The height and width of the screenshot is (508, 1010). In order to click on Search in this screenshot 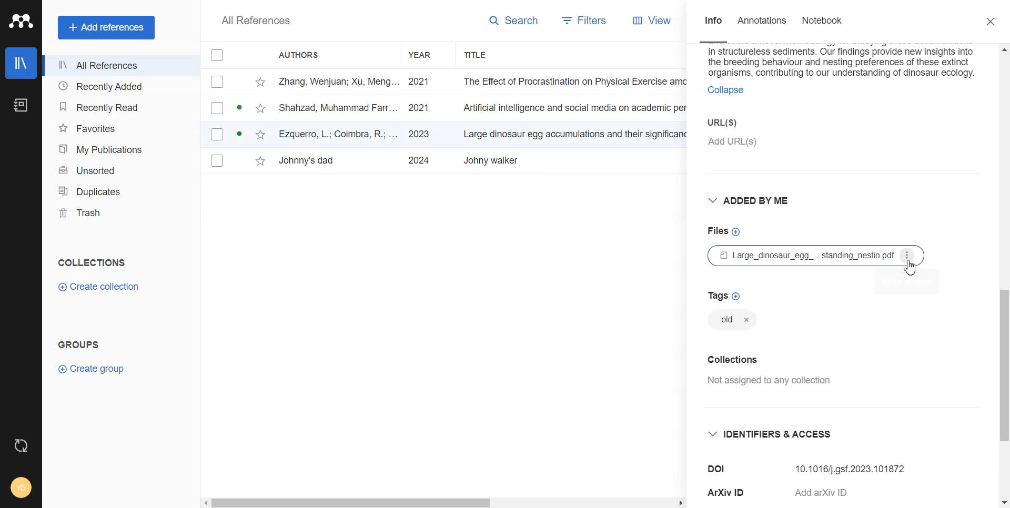, I will do `click(516, 22)`.